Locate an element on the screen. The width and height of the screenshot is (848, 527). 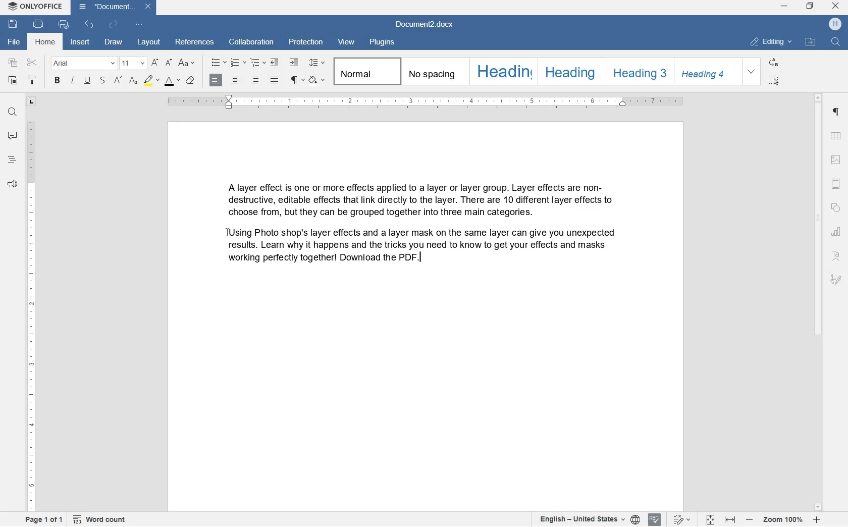
BLOCKS OF TEXT WRITTEN BY USER is located at coordinates (418, 222).